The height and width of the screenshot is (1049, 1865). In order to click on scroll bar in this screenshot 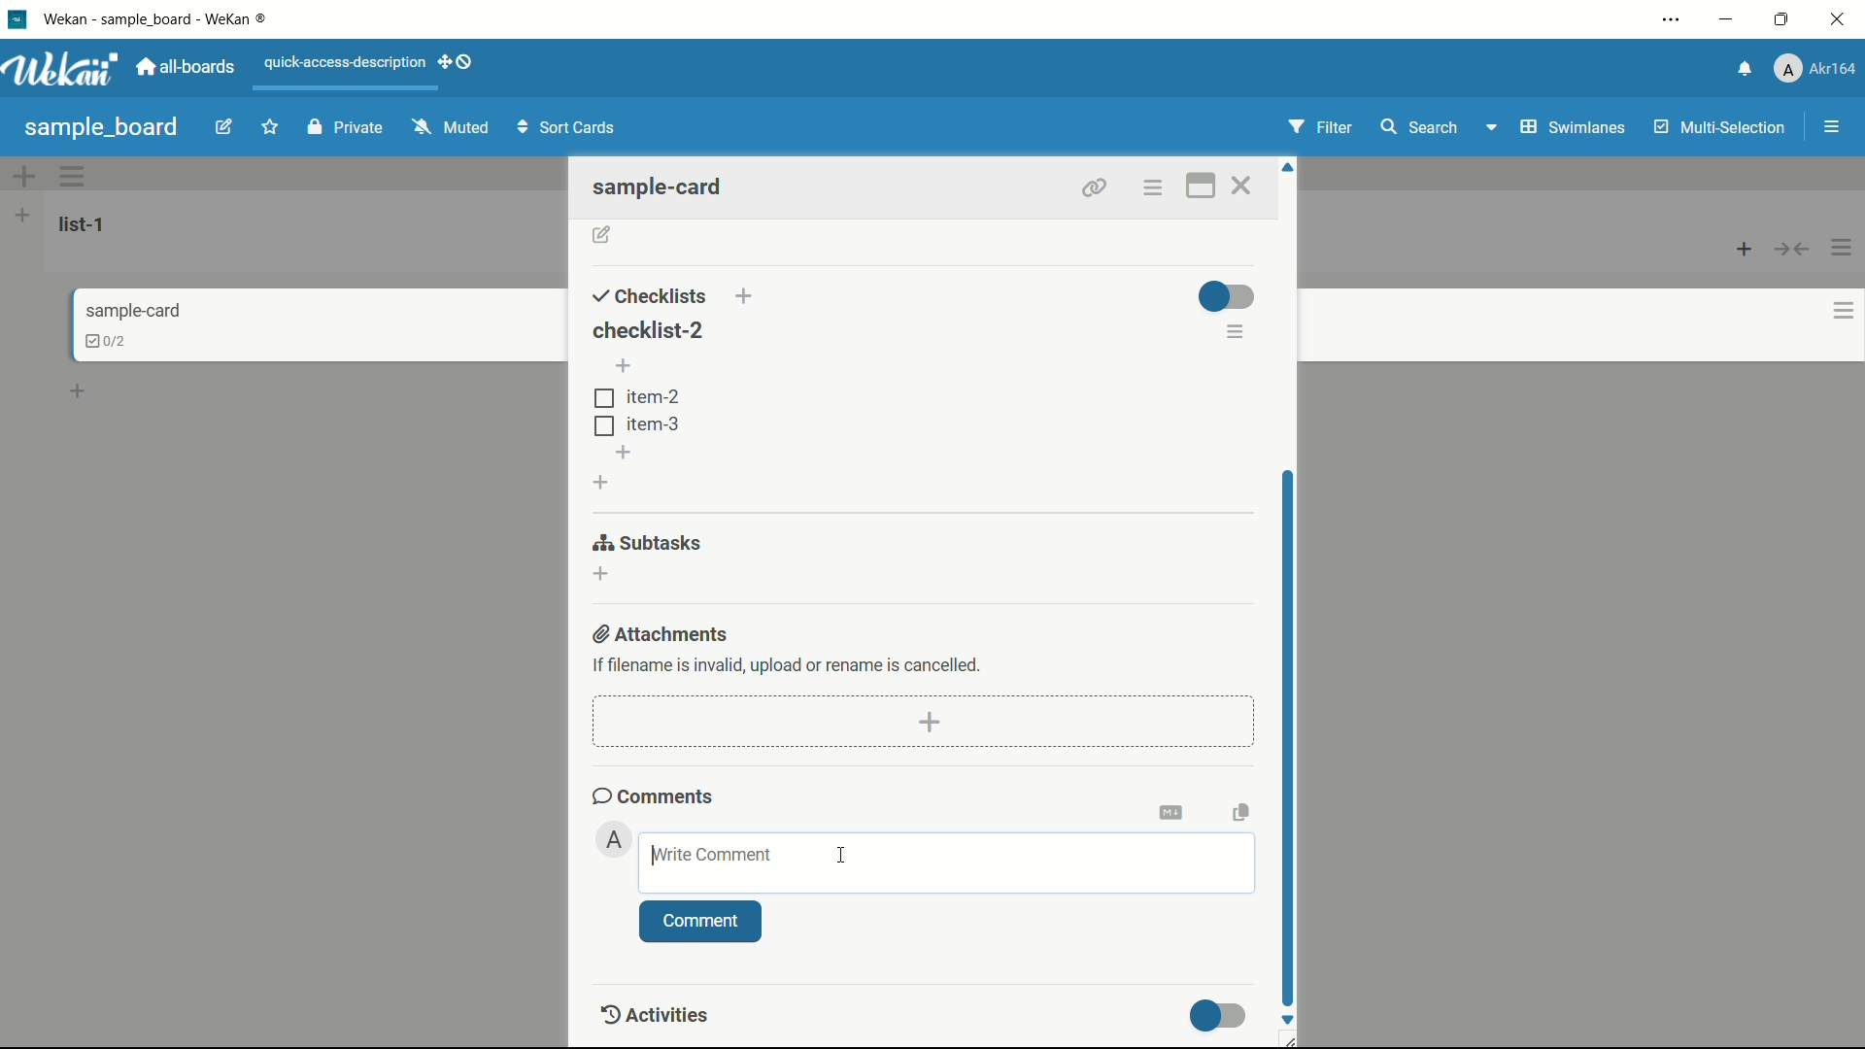, I will do `click(1291, 731)`.